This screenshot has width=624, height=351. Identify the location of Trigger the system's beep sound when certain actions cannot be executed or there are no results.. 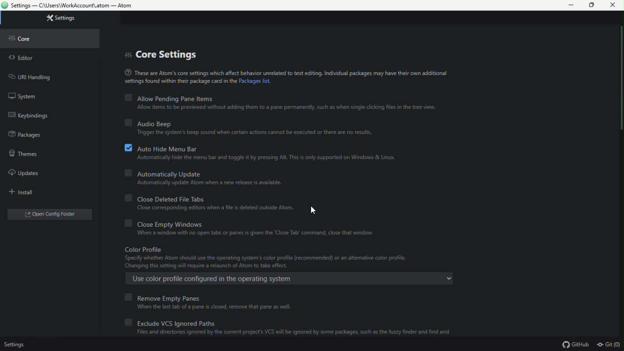
(253, 132).